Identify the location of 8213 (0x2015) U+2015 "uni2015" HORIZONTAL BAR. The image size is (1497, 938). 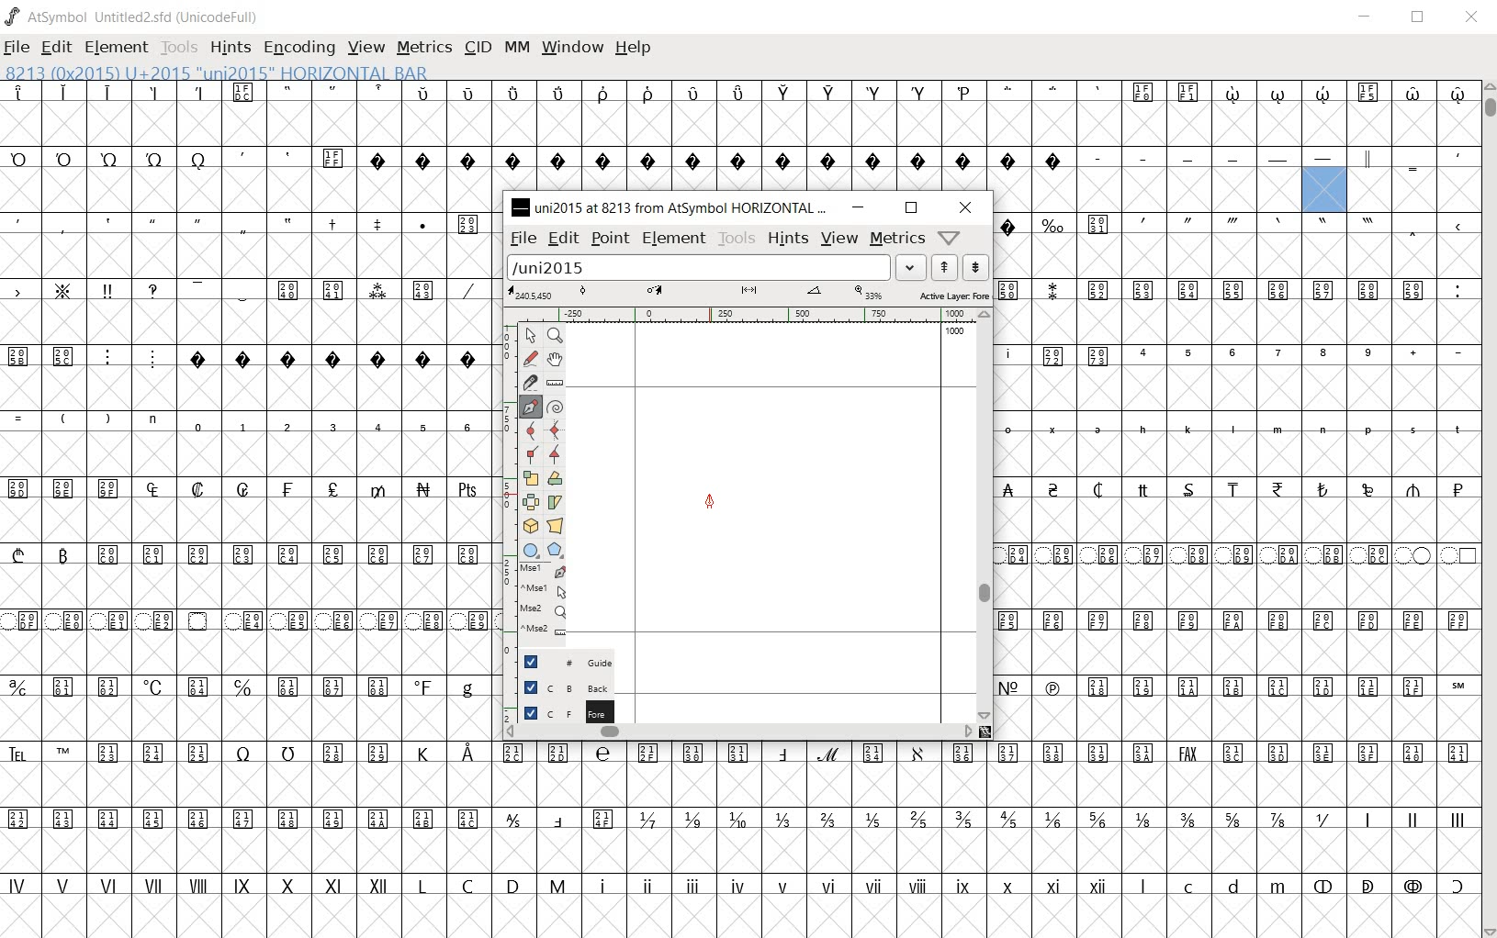
(1324, 182).